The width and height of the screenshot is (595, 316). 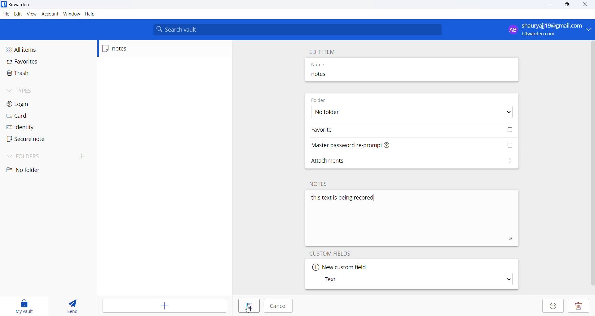 What do you see at coordinates (90, 15) in the screenshot?
I see `help` at bounding box center [90, 15].